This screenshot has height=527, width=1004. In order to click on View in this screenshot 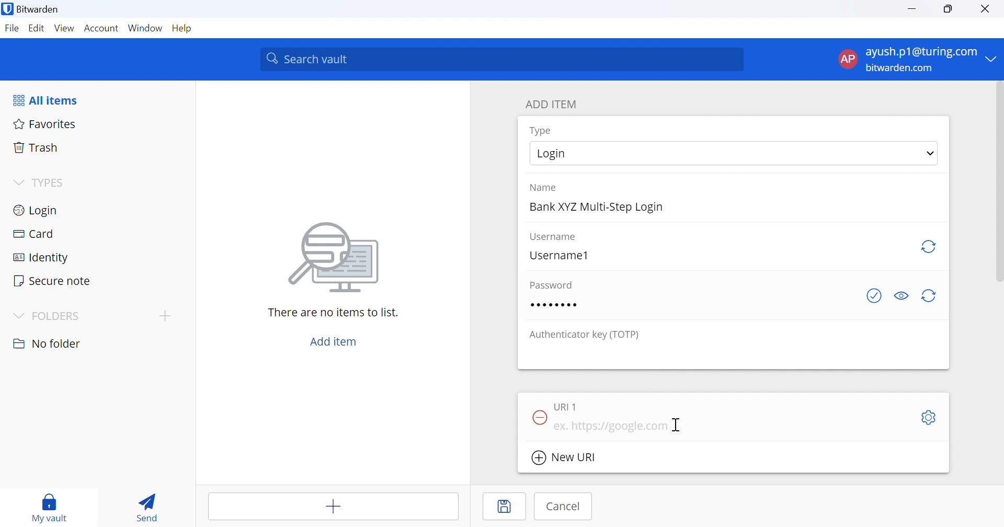, I will do `click(64, 28)`.